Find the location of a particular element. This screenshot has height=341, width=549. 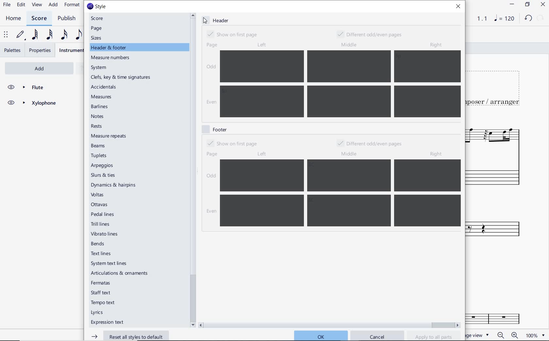

dynamics & hairpins is located at coordinates (115, 185).